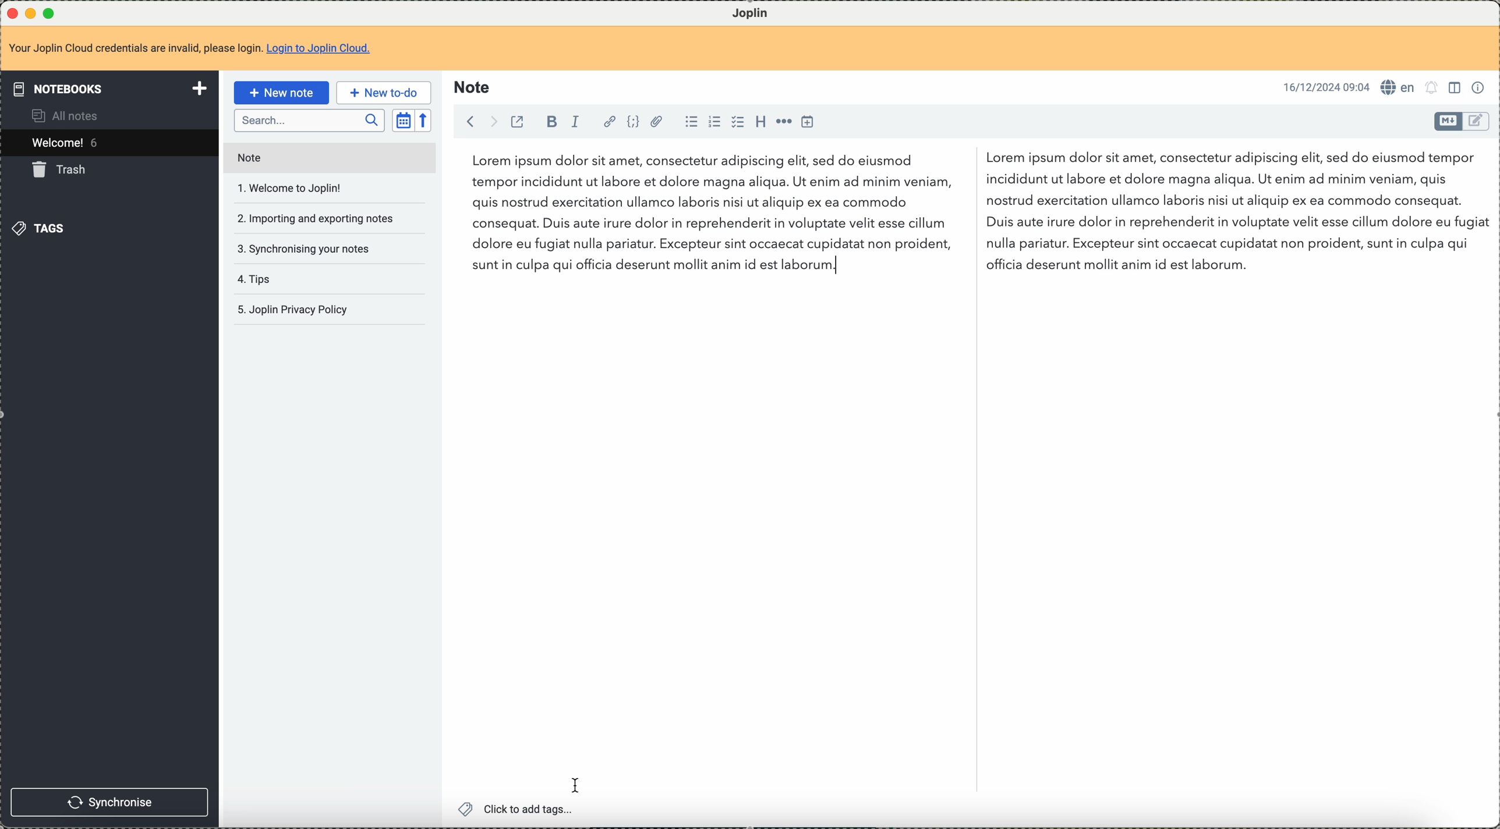  Describe the element at coordinates (305, 250) in the screenshot. I see `synchronising your notes` at that location.